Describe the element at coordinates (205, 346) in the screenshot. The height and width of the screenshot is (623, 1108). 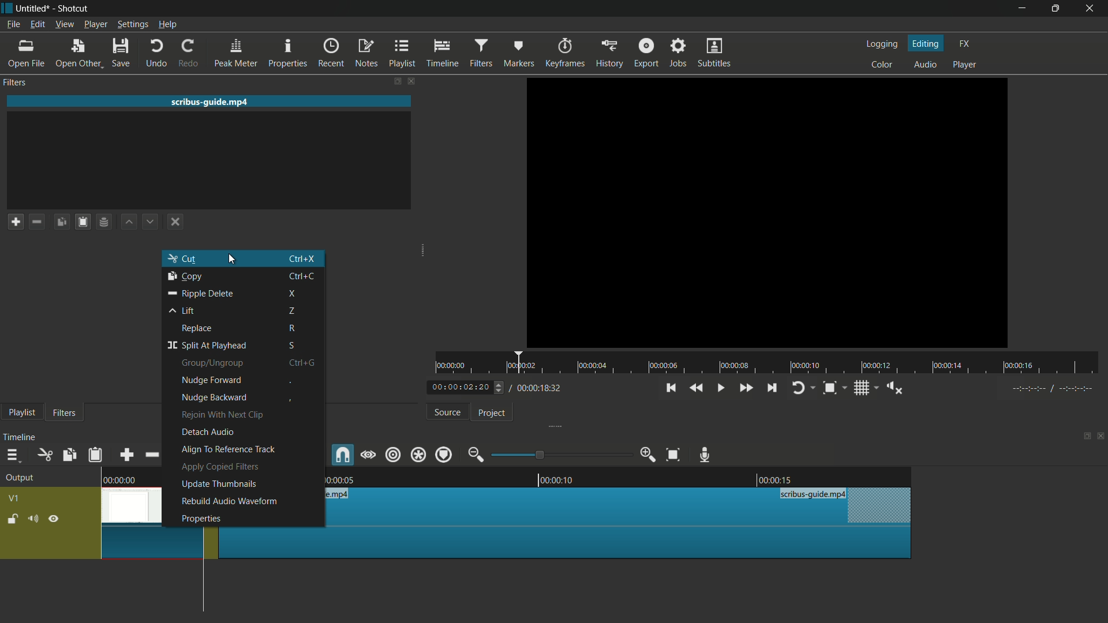
I see `split at playhead` at that location.